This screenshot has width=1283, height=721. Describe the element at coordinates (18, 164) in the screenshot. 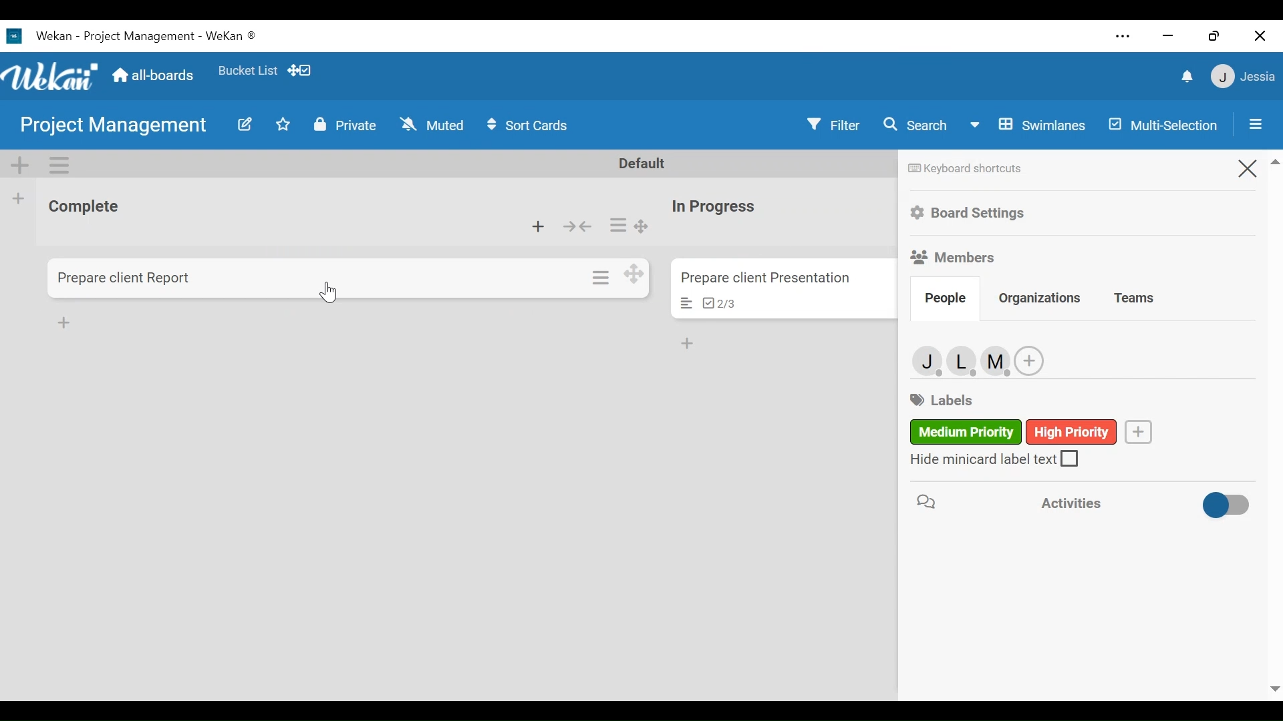

I see `Add Swimlane ` at that location.